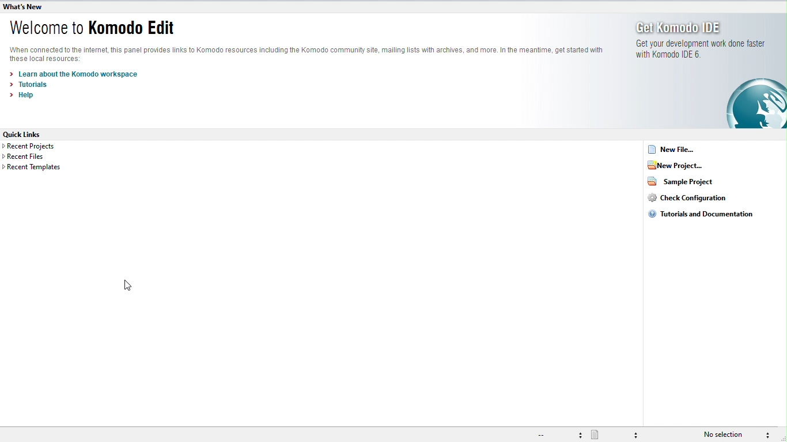  Describe the element at coordinates (755, 106) in the screenshot. I see `globe icon` at that location.